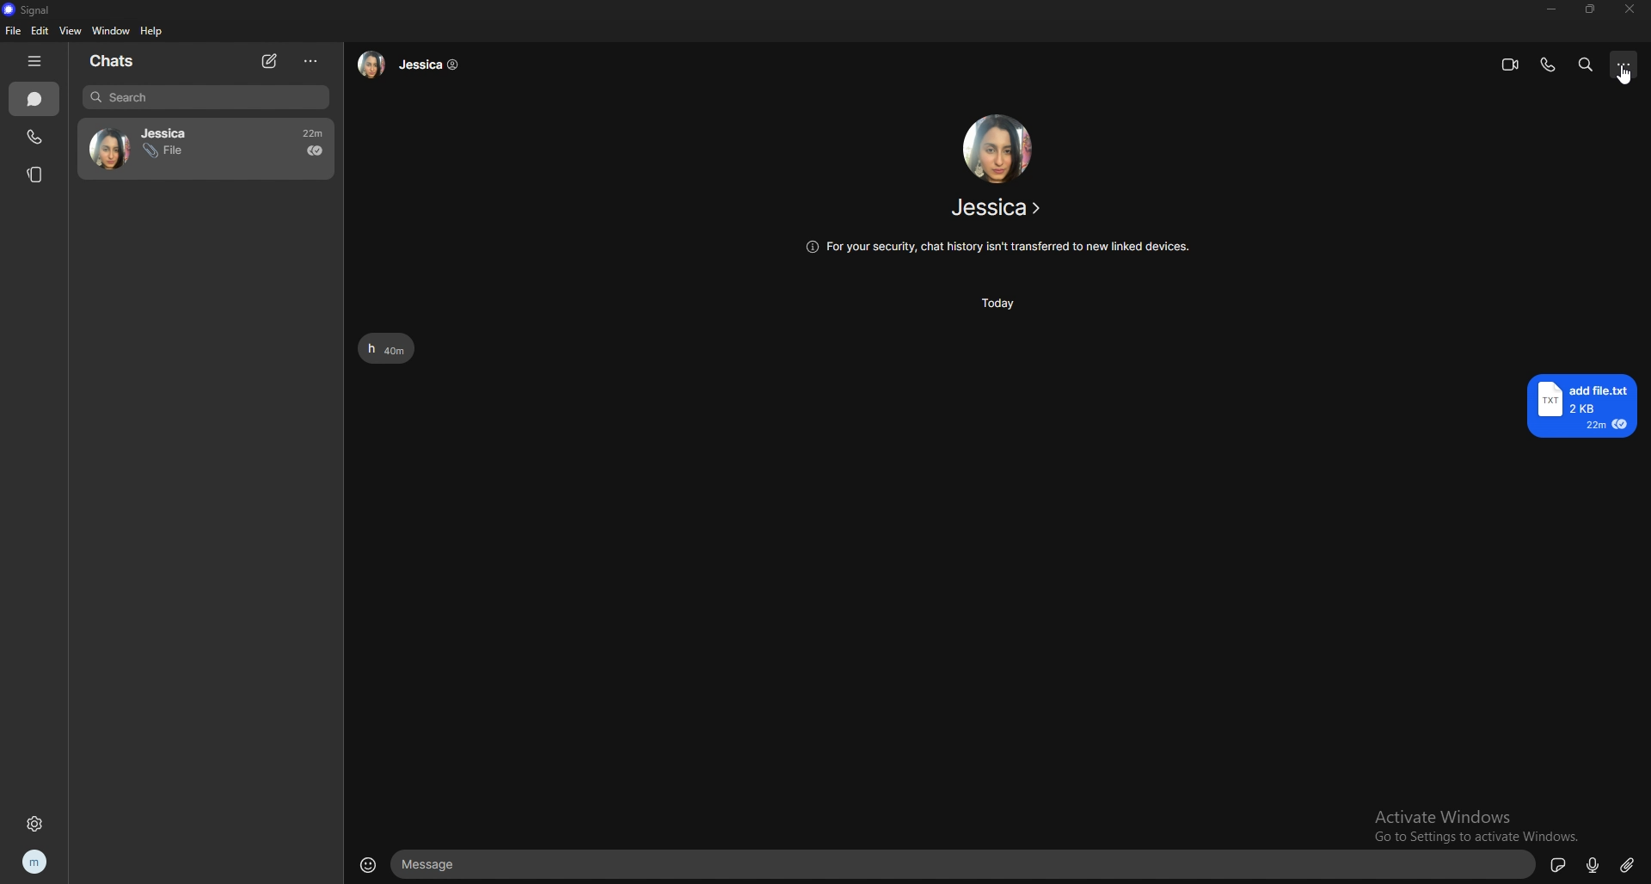 The height and width of the screenshot is (884, 1651). I want to click on Today, so click(997, 304).